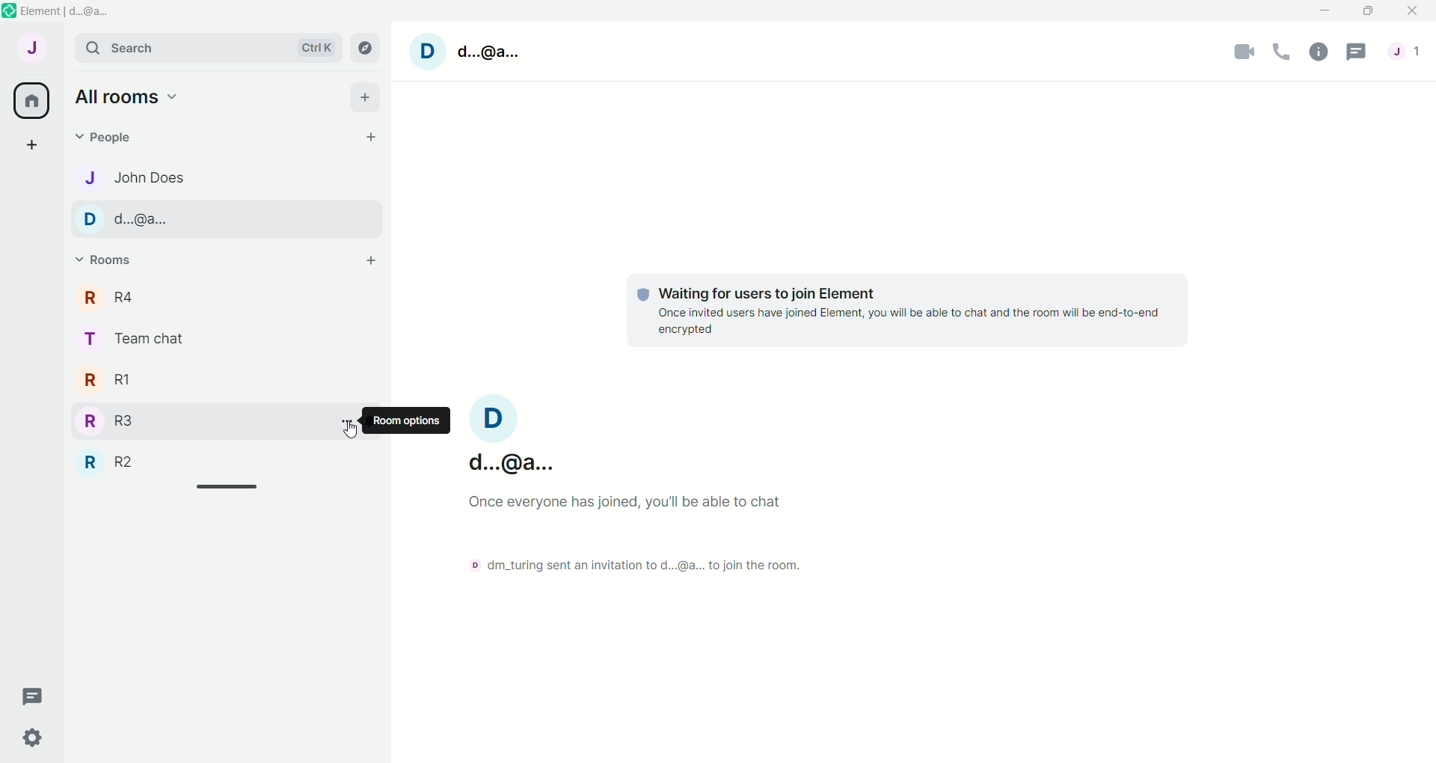 The height and width of the screenshot is (763, 1436). Describe the element at coordinates (197, 420) in the screenshot. I see `R3` at that location.